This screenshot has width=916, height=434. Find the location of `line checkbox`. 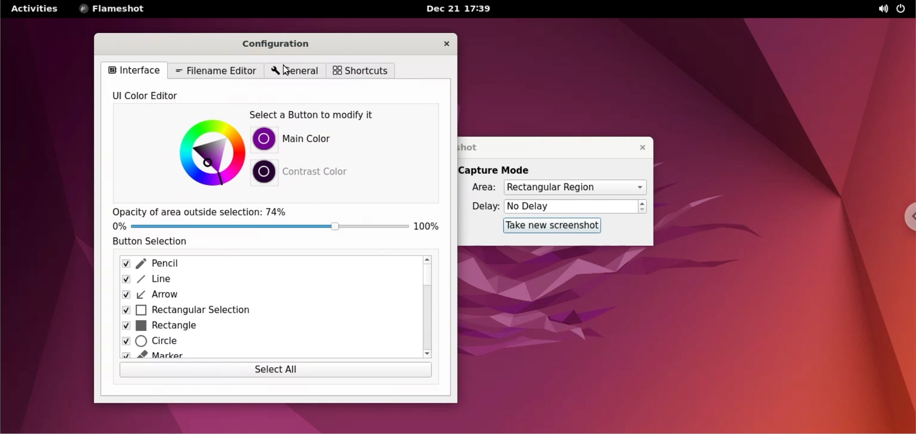

line checkbox is located at coordinates (269, 280).